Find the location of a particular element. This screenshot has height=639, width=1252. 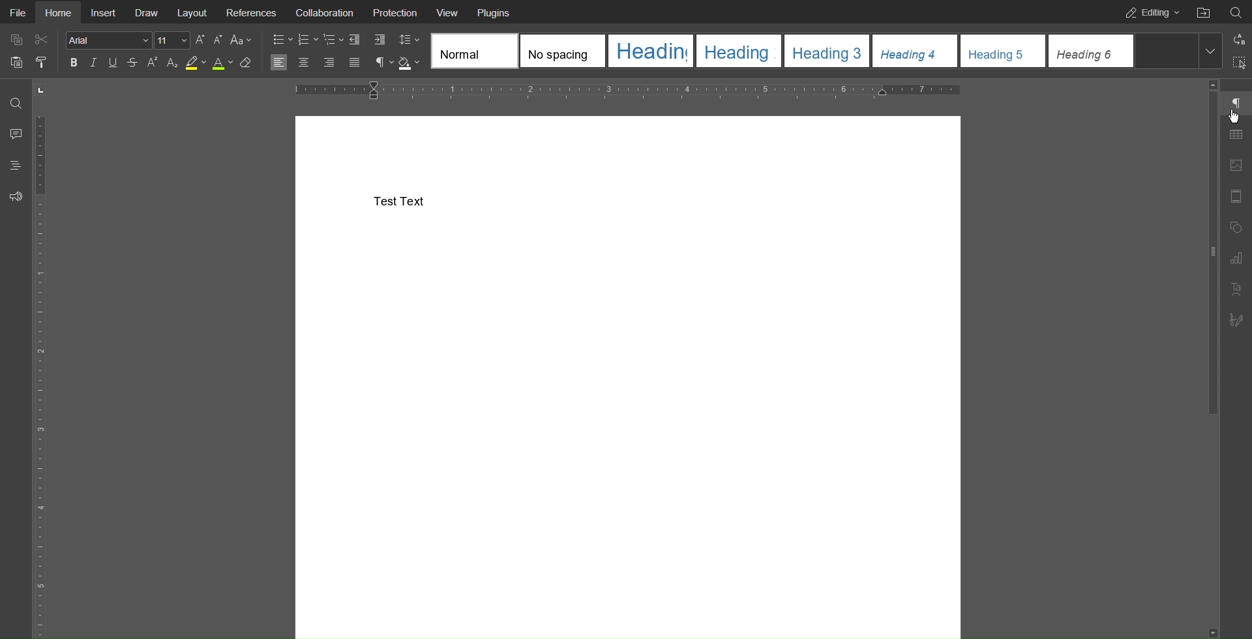

Underline is located at coordinates (112, 63).